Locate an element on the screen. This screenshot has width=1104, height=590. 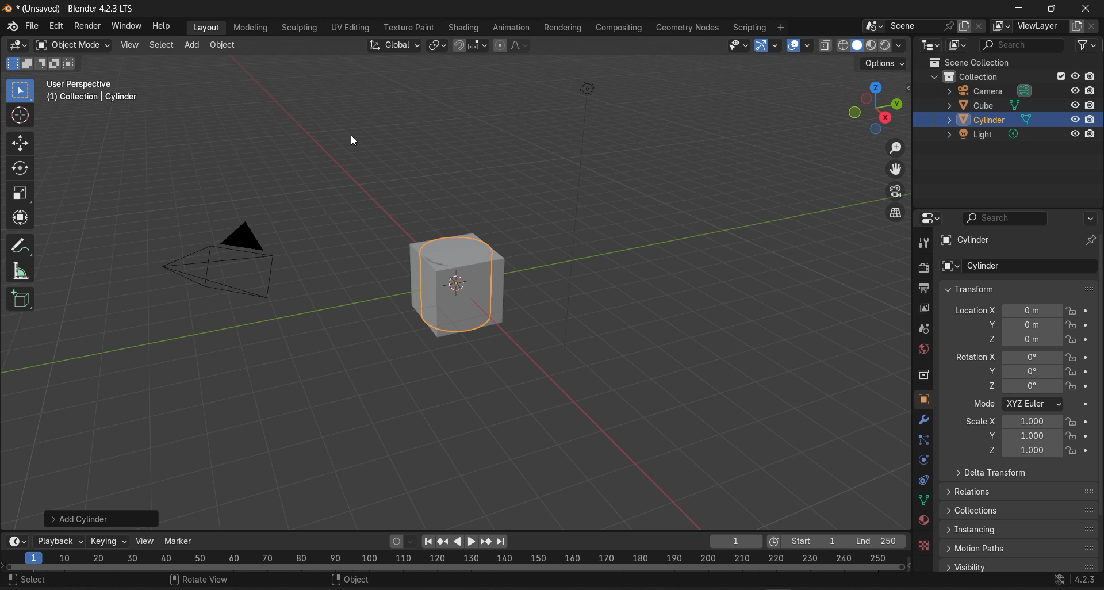
hide in view port is located at coordinates (1075, 76).